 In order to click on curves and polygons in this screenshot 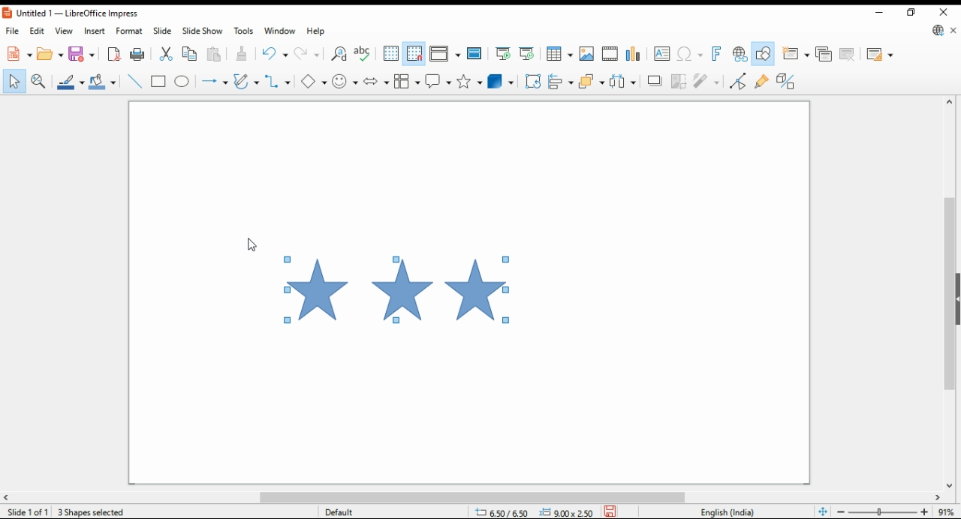, I will do `click(246, 80)`.